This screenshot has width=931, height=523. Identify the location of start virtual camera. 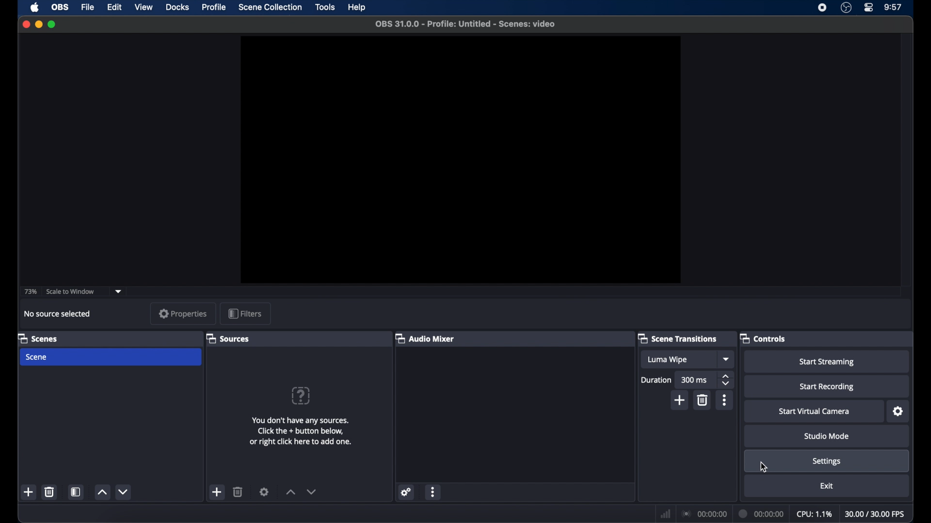
(815, 412).